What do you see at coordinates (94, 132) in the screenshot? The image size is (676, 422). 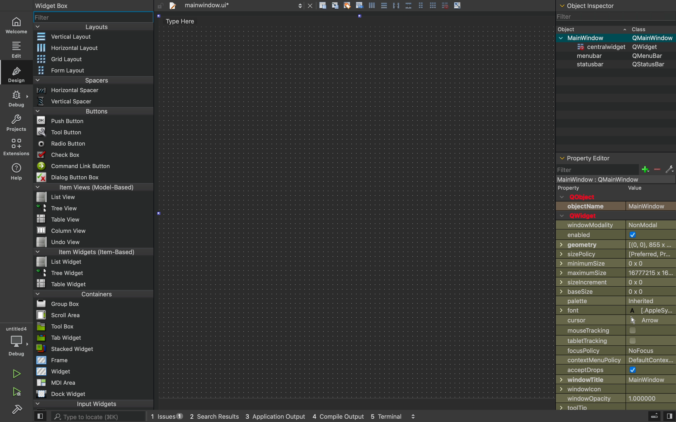 I see `tool button` at bounding box center [94, 132].